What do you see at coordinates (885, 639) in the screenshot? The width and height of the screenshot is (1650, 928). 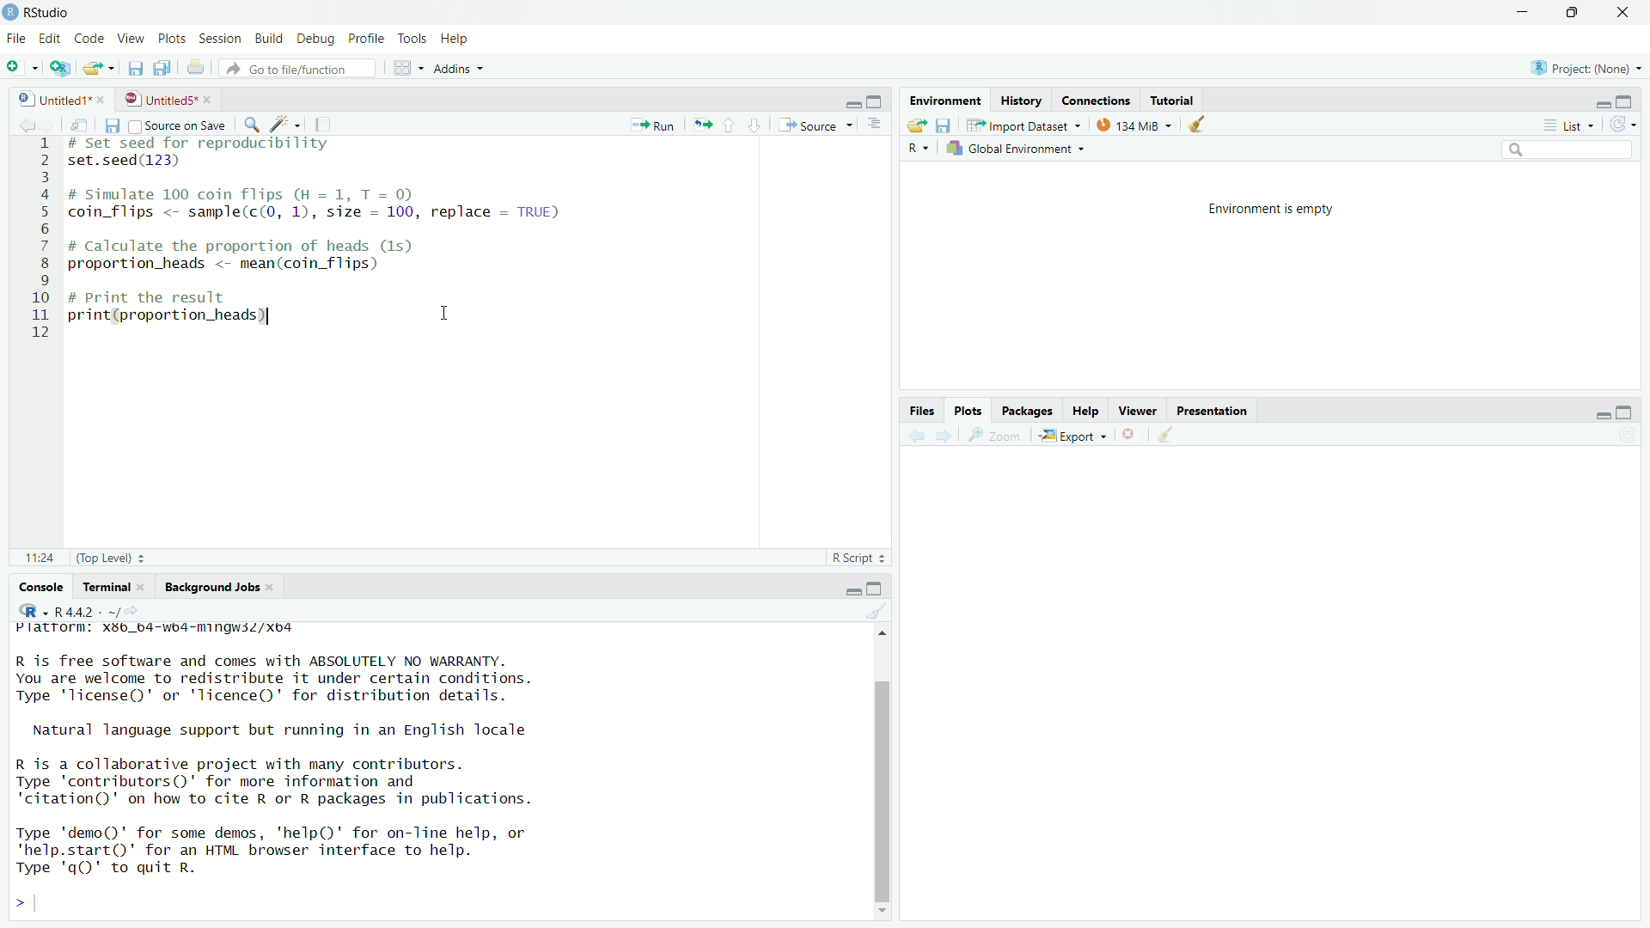 I see `move top` at bounding box center [885, 639].